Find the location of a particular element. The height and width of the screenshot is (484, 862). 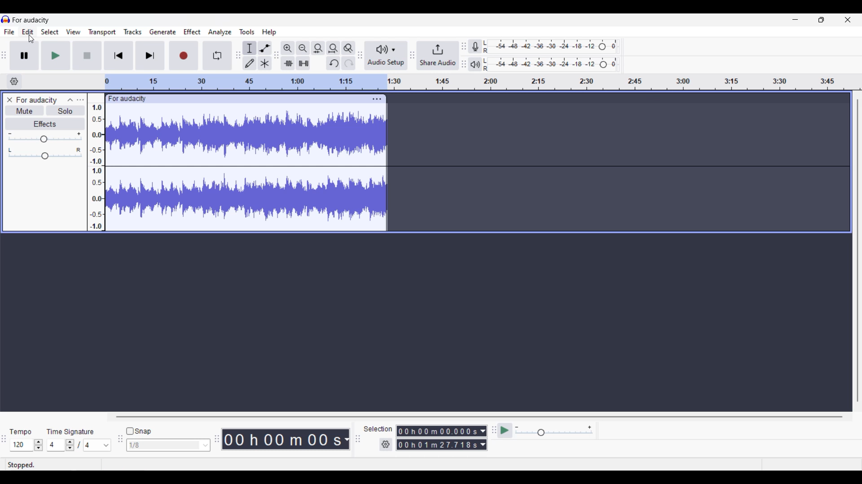

Duration measurement is located at coordinates (483, 438).